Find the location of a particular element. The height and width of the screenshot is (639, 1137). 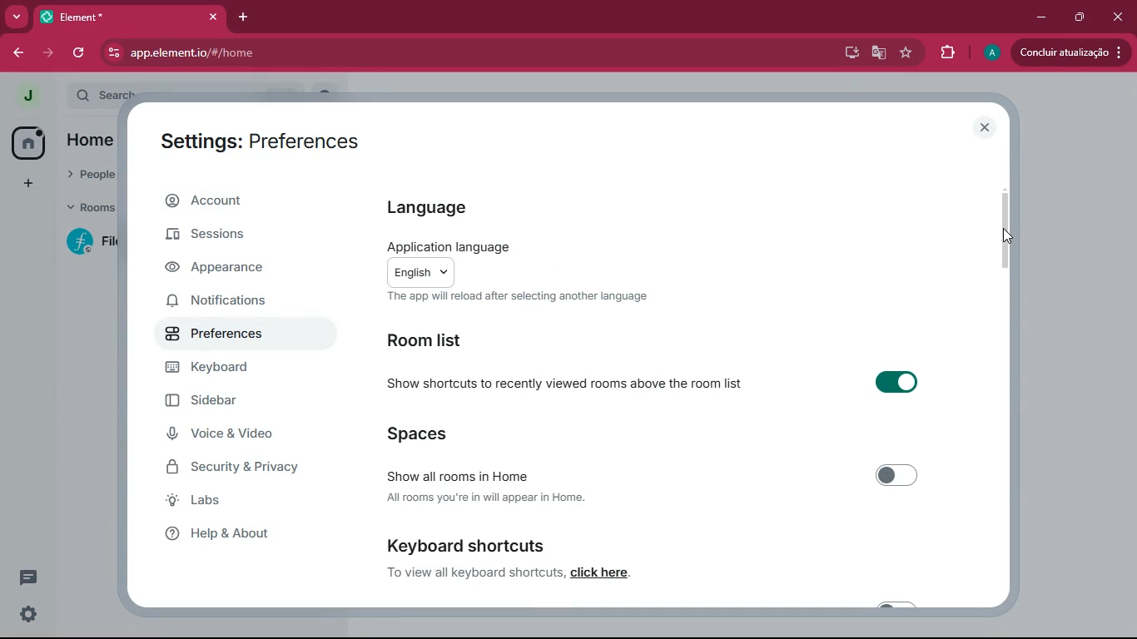

refresh is located at coordinates (82, 53).